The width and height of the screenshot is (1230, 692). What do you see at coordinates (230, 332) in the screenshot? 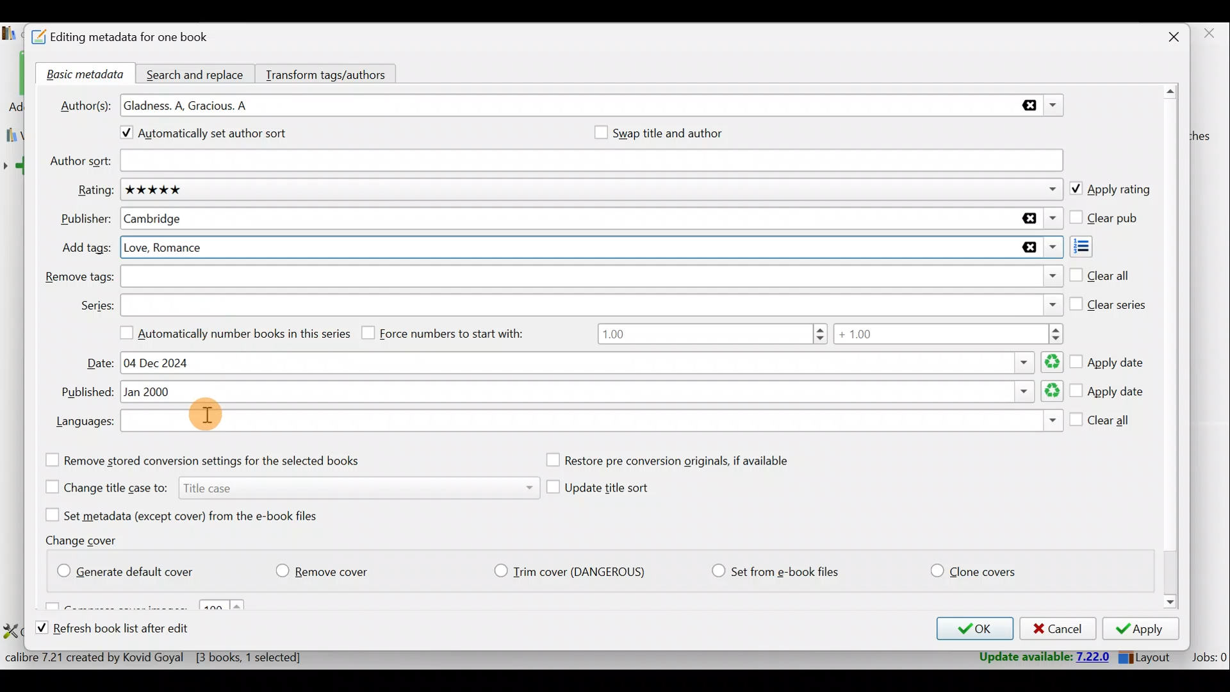
I see `Automatically number books in this series` at bounding box center [230, 332].